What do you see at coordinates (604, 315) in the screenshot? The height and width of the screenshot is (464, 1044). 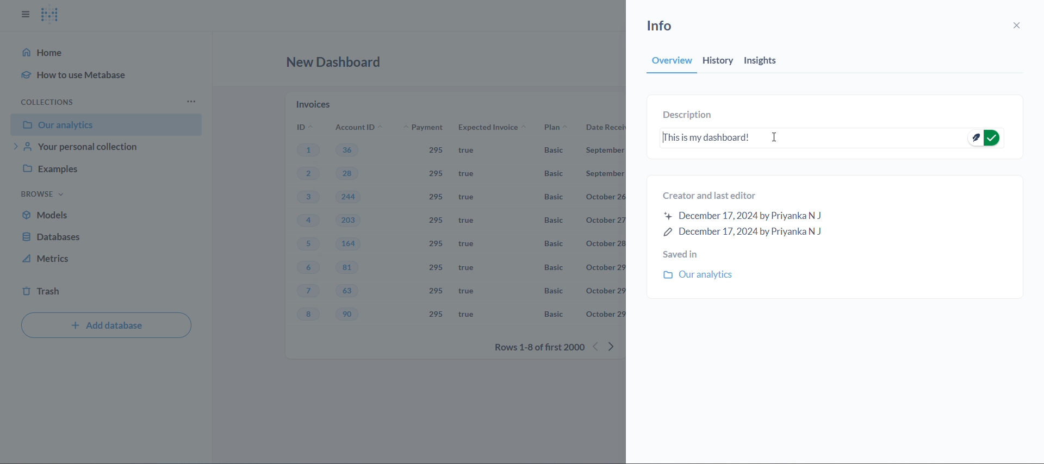 I see `october 29` at bounding box center [604, 315].